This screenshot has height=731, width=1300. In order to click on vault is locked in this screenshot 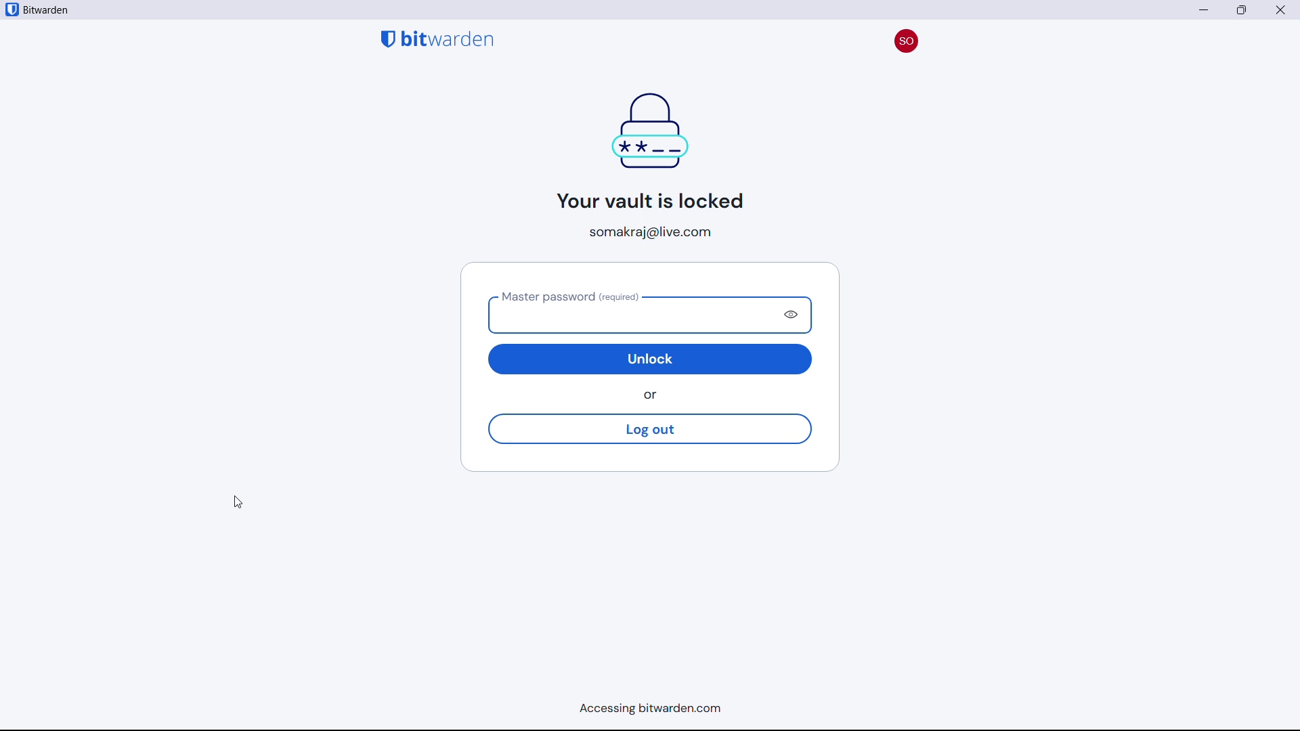, I will do `click(644, 150)`.